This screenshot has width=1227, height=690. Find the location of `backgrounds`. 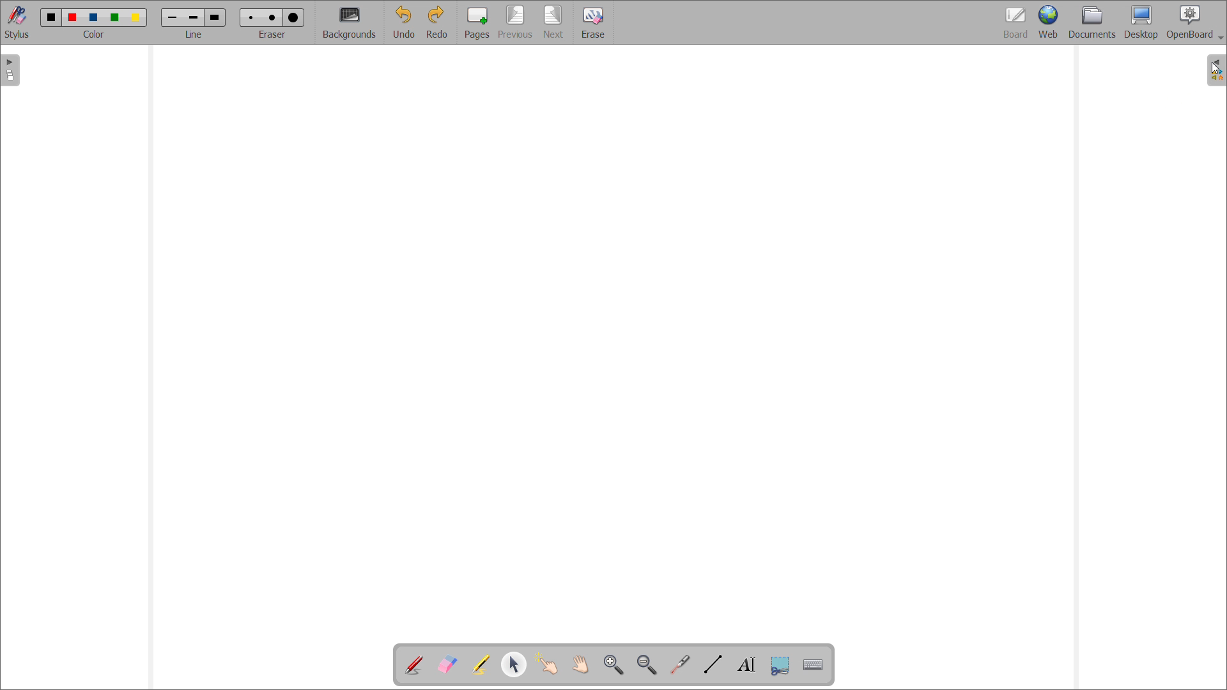

backgrounds is located at coordinates (350, 22).